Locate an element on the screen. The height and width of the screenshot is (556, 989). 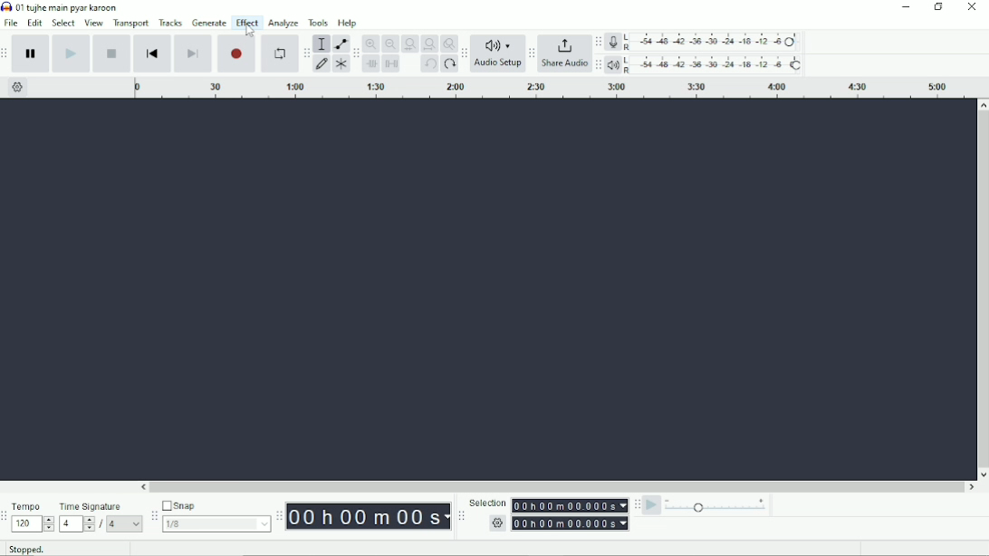
Stop is located at coordinates (112, 54).